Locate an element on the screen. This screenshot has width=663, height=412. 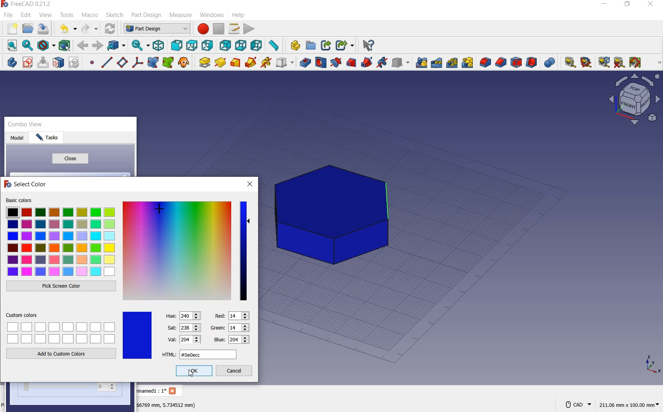
new is located at coordinates (11, 29).